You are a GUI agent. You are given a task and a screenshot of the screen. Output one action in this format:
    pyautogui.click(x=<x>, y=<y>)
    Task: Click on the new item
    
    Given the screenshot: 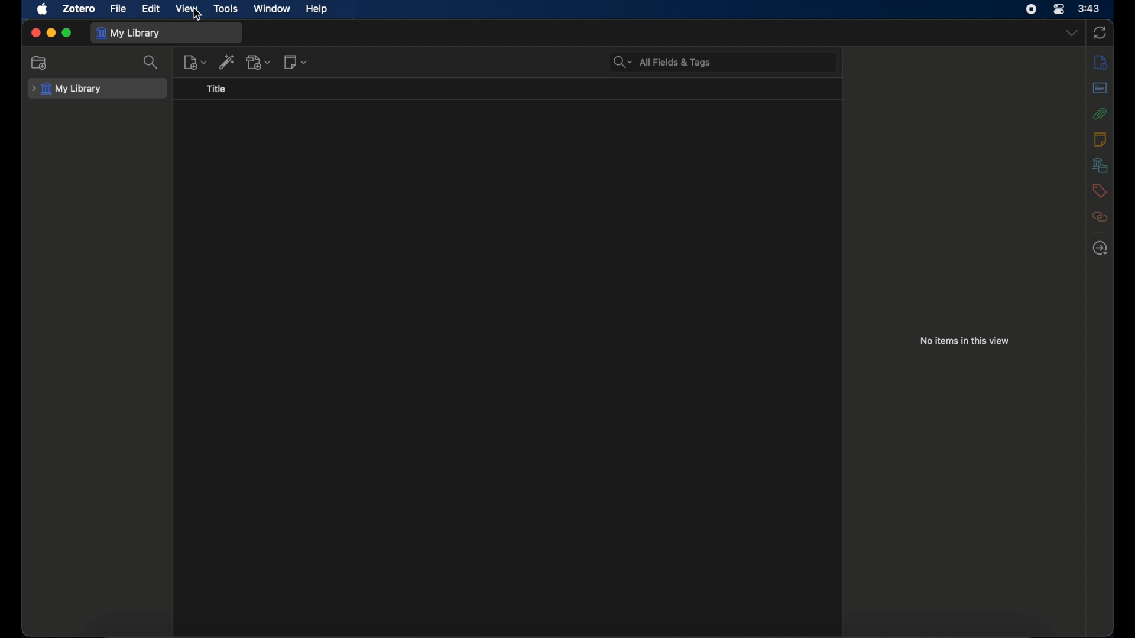 What is the action you would take?
    pyautogui.click(x=195, y=61)
    